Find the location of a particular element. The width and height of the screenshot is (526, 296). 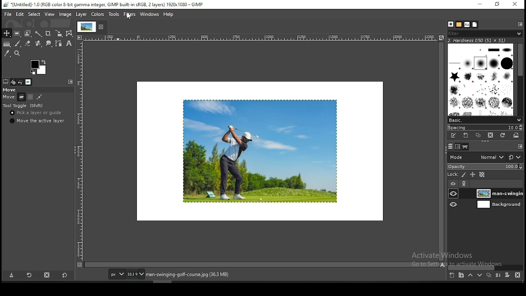

colors is located at coordinates (38, 67).